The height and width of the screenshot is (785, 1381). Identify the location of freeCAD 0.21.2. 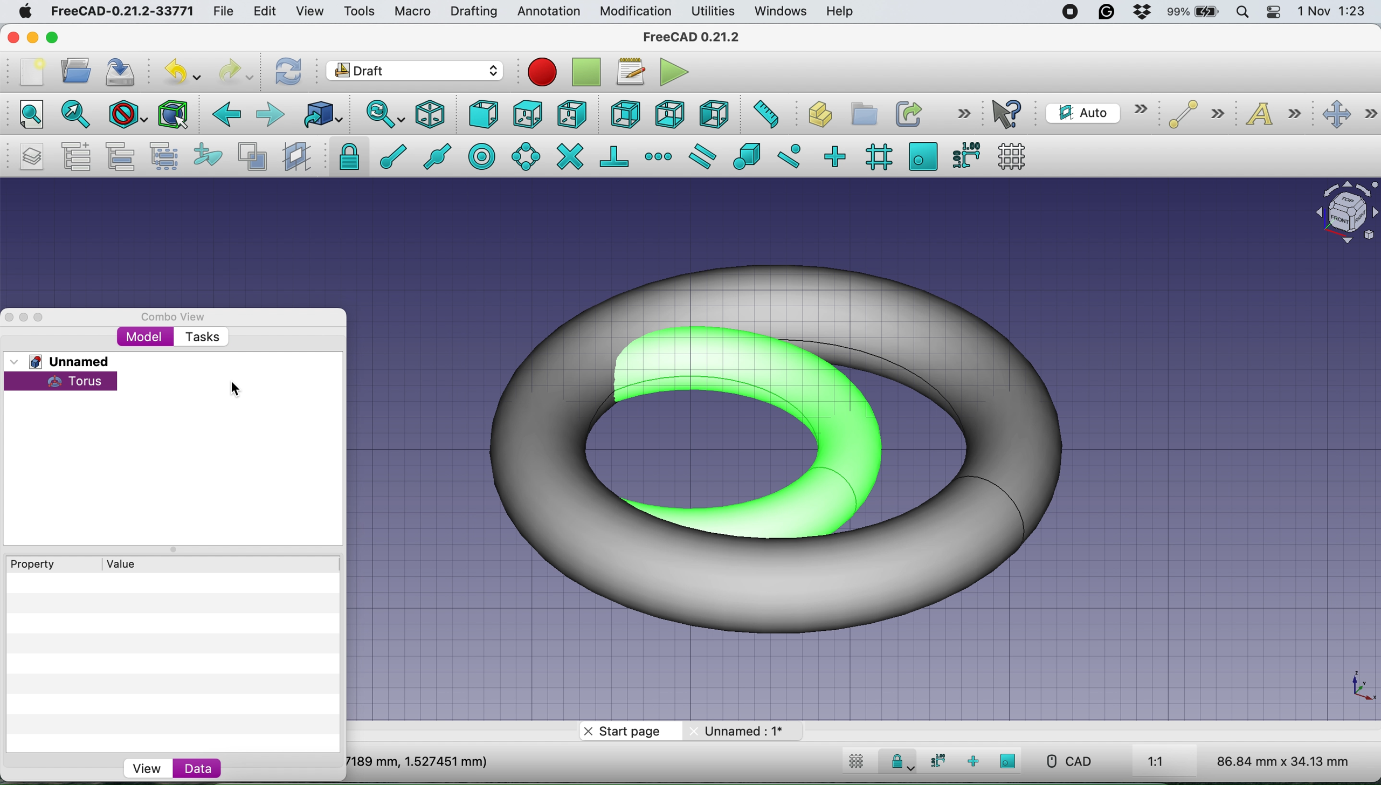
(691, 38).